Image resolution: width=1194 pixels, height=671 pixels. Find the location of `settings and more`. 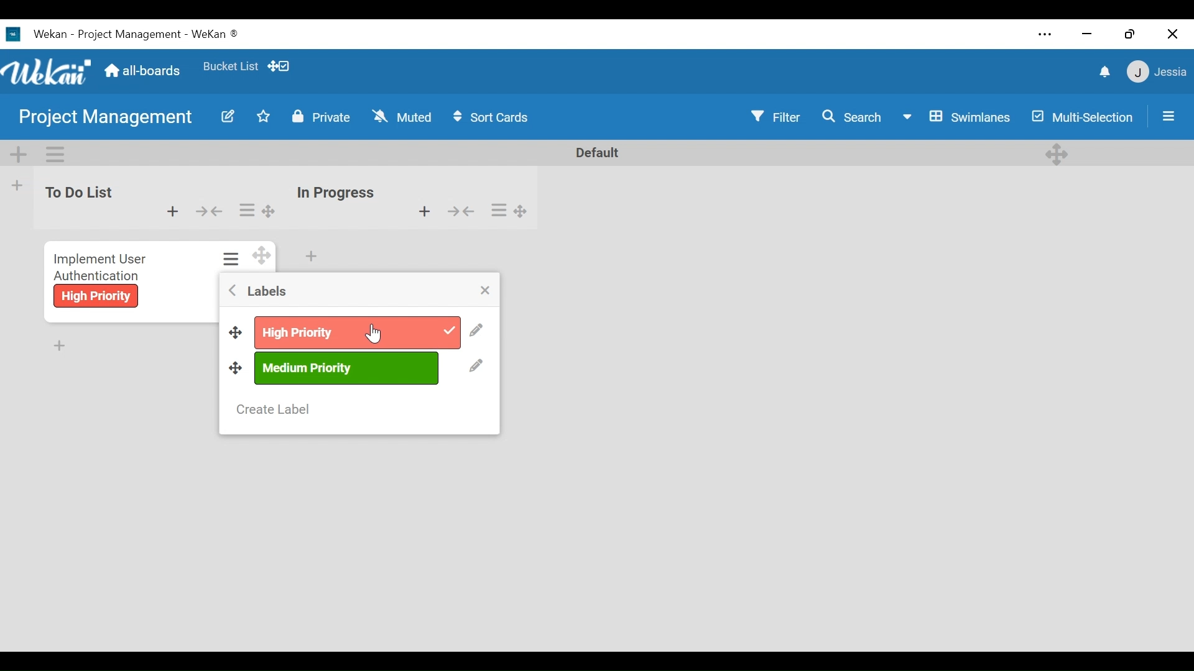

settings and more is located at coordinates (1044, 35).